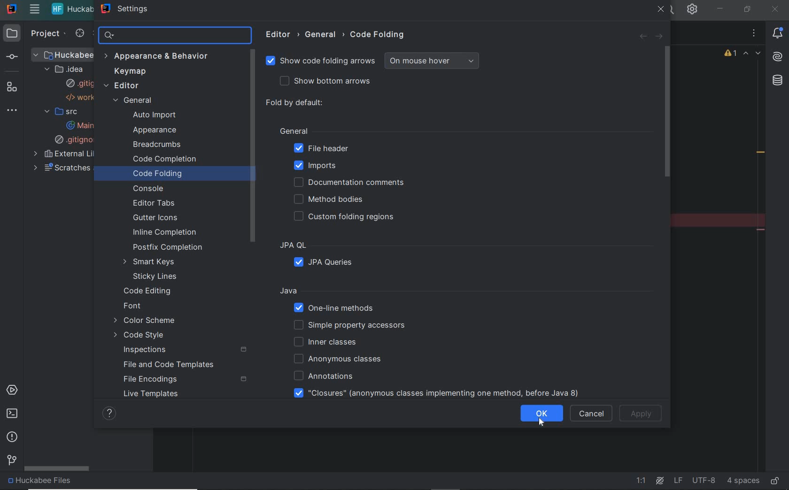 This screenshot has height=490, width=789. Describe the element at coordinates (13, 437) in the screenshot. I see `problems` at that location.